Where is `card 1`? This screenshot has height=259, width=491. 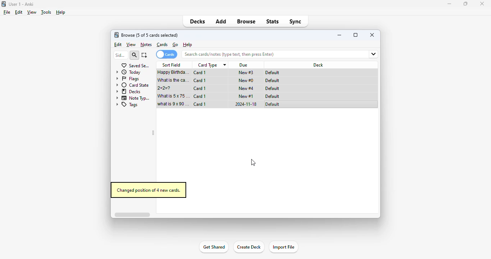
card 1 is located at coordinates (200, 73).